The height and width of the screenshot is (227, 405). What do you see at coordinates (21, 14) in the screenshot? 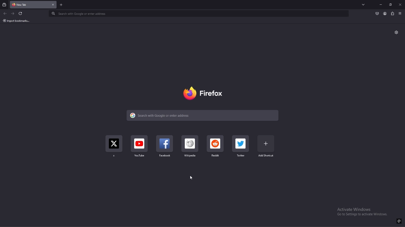
I see `refresh` at bounding box center [21, 14].